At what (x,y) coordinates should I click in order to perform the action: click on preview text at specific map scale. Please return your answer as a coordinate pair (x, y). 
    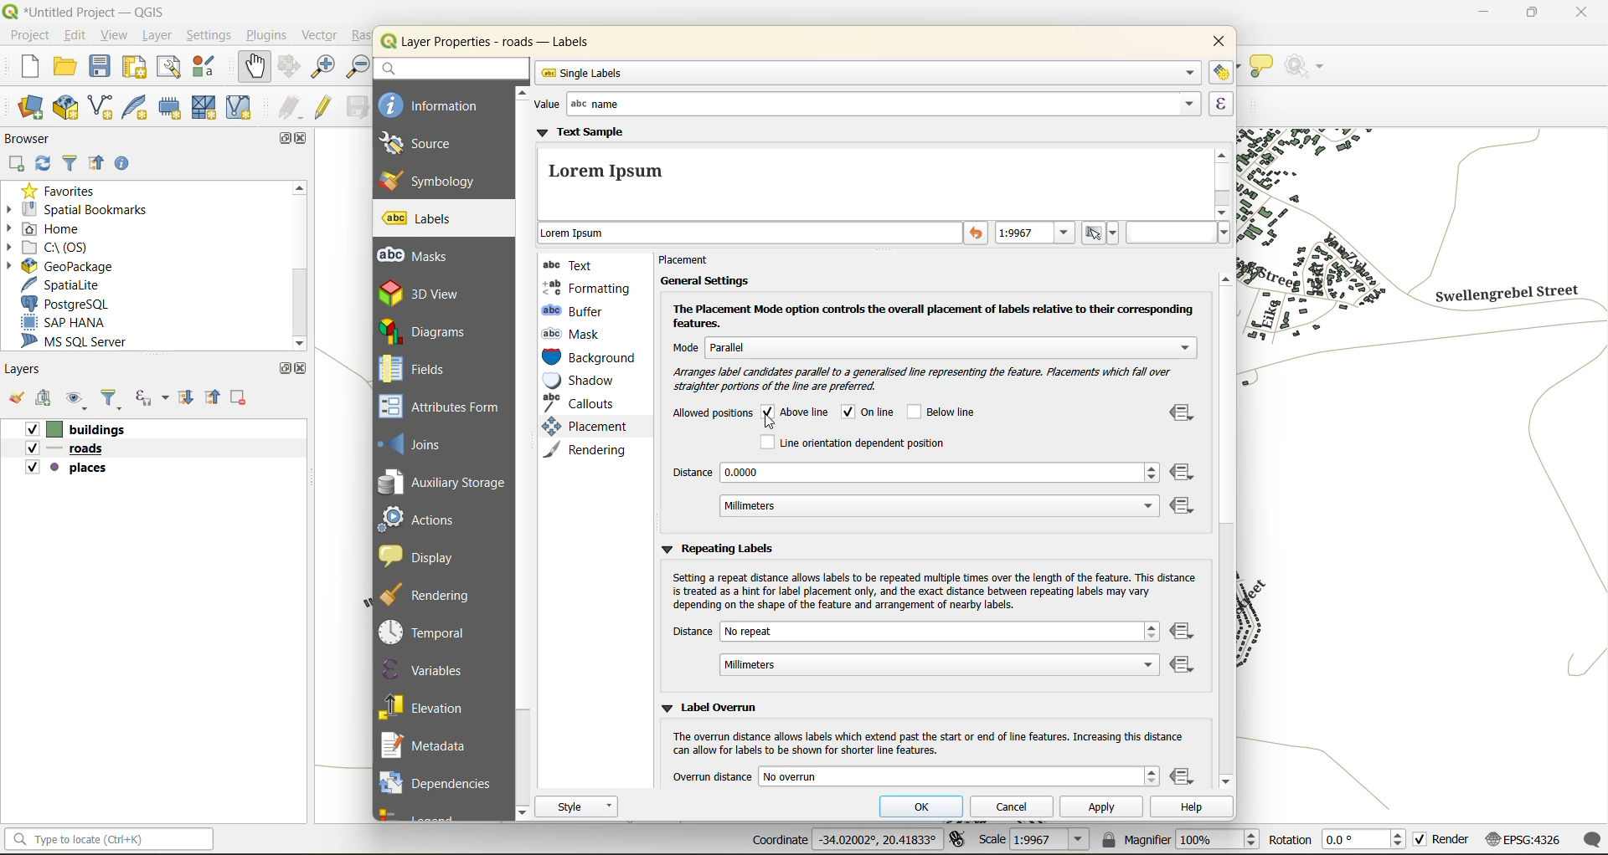
    Looking at the image, I should click on (1037, 235).